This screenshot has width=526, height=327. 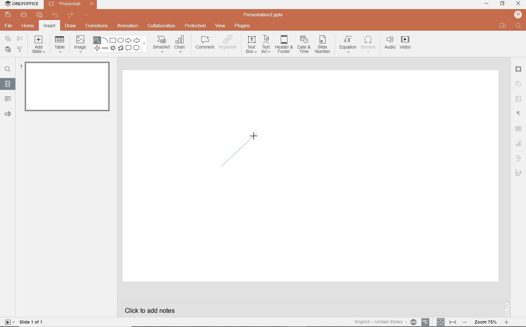 What do you see at coordinates (283, 44) in the screenshot?
I see `HEADER & FOOTER` at bounding box center [283, 44].